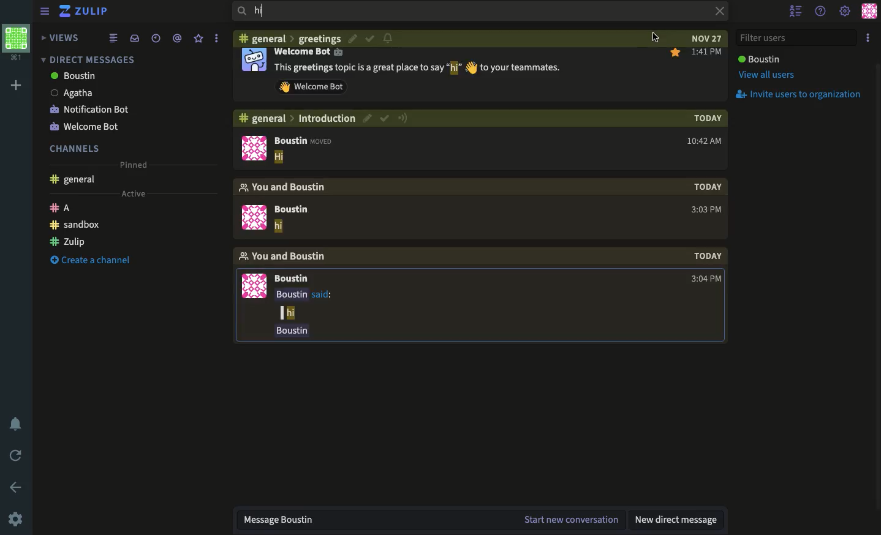 The height and width of the screenshot is (535, 881). Describe the element at coordinates (675, 53) in the screenshot. I see `mark favorite` at that location.